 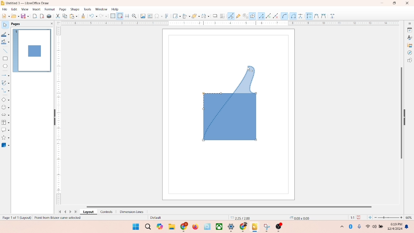 What do you see at coordinates (389, 217) in the screenshot?
I see `zoom factor` at bounding box center [389, 217].